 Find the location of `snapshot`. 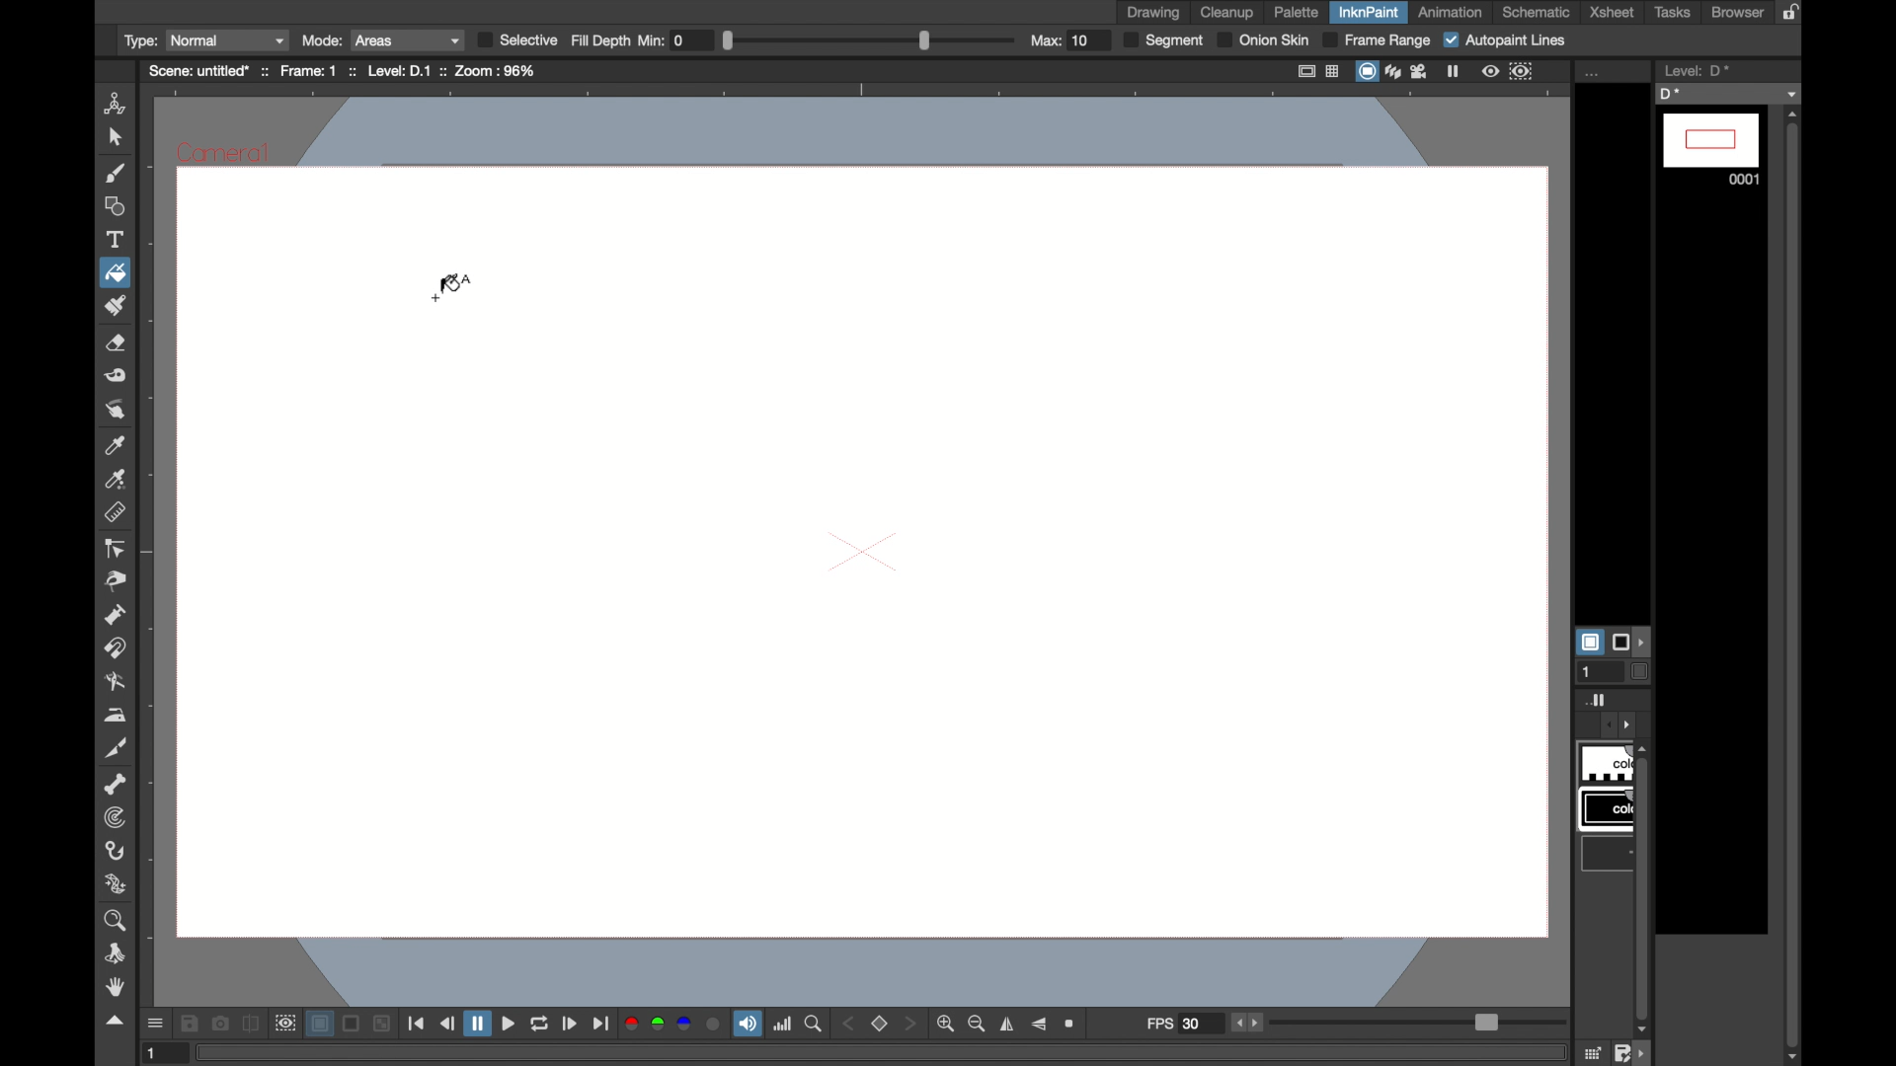

snapshot is located at coordinates (221, 1024).